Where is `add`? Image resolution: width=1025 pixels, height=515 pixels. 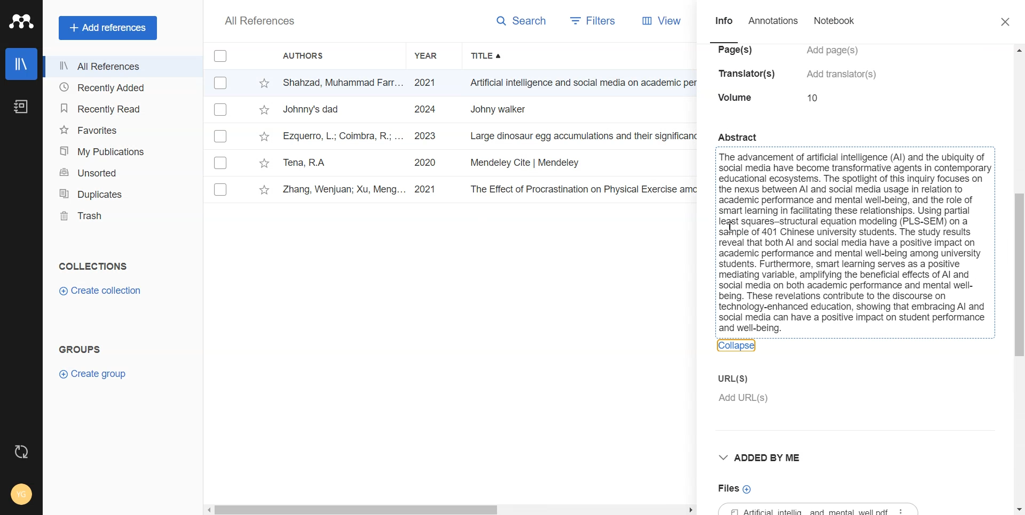 add is located at coordinates (846, 73).